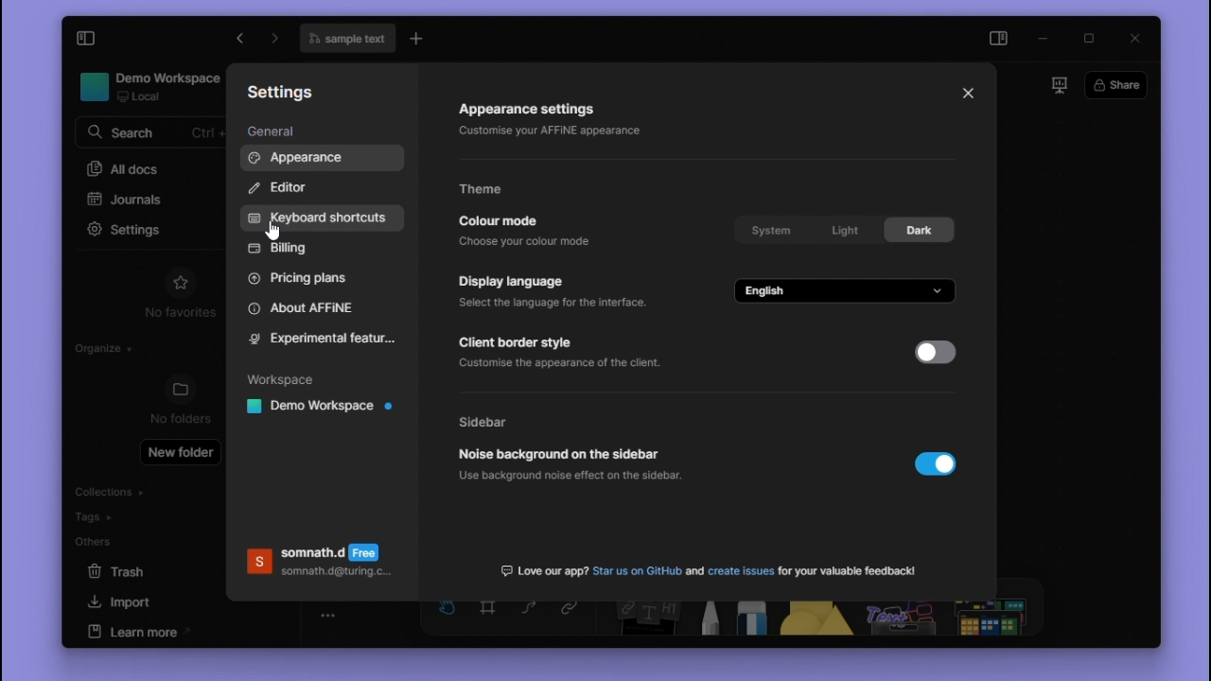 The width and height of the screenshot is (1211, 681). I want to click on serach bar, so click(151, 134).